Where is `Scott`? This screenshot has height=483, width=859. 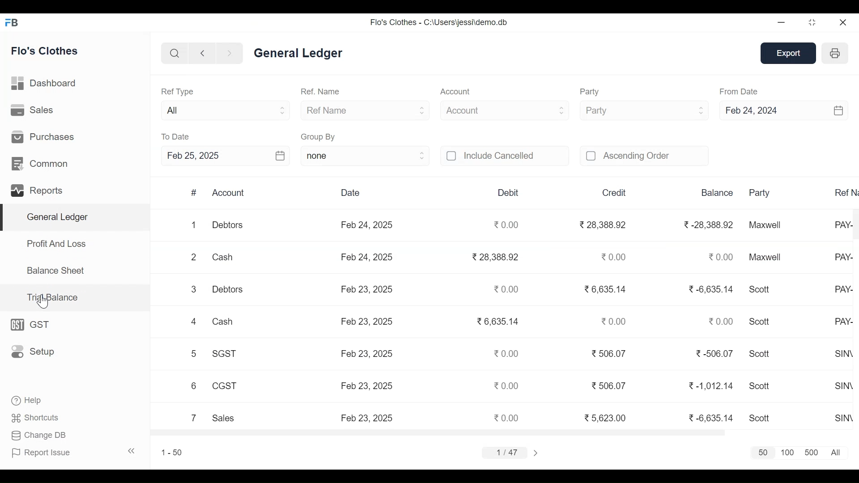 Scott is located at coordinates (761, 385).